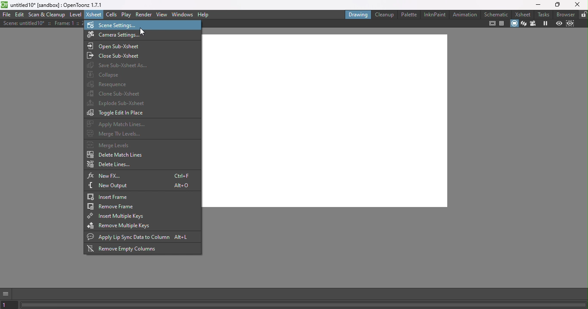  I want to click on Merge Levels, so click(111, 145).